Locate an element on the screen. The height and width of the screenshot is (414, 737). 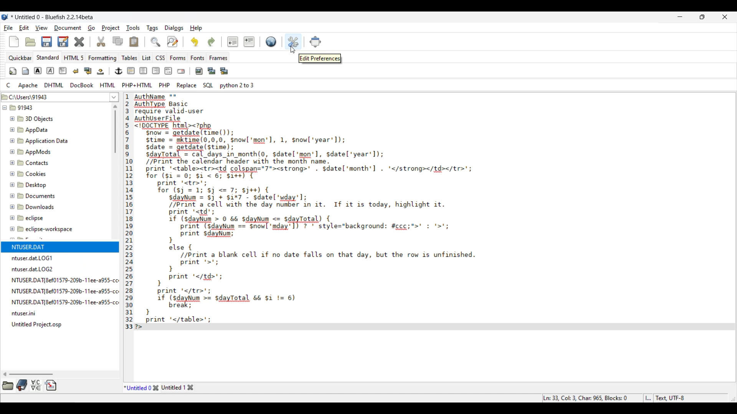
Move is located at coordinates (316, 42).